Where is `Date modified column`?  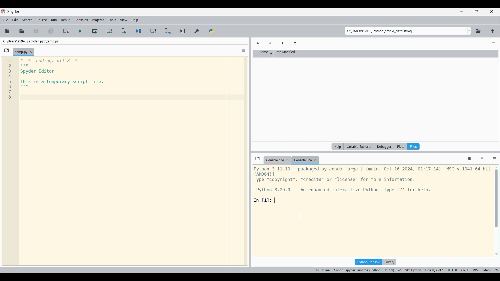 Date modified column is located at coordinates (383, 53).